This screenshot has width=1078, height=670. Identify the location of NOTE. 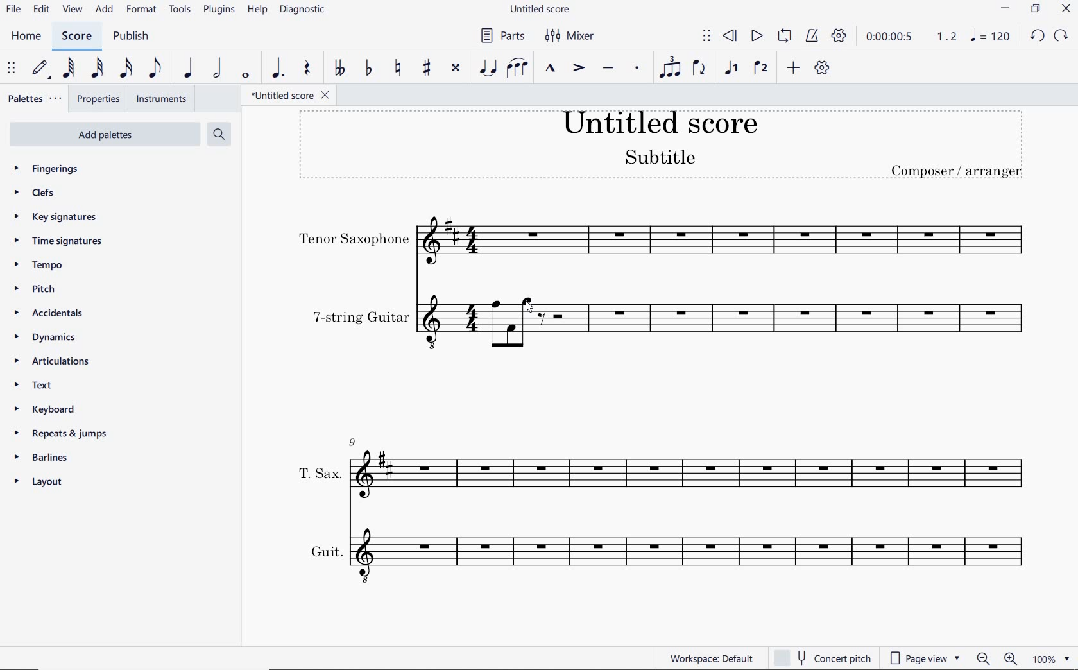
(991, 36).